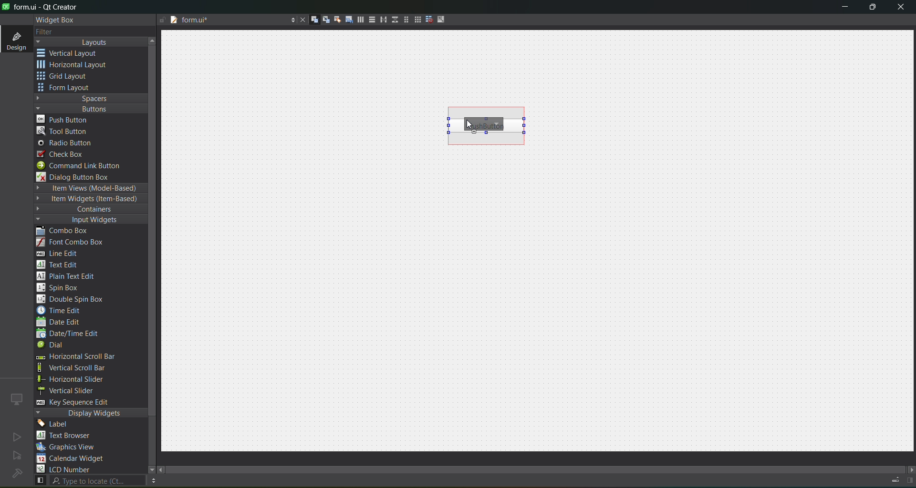 The image size is (916, 488). I want to click on spaces, so click(91, 98).